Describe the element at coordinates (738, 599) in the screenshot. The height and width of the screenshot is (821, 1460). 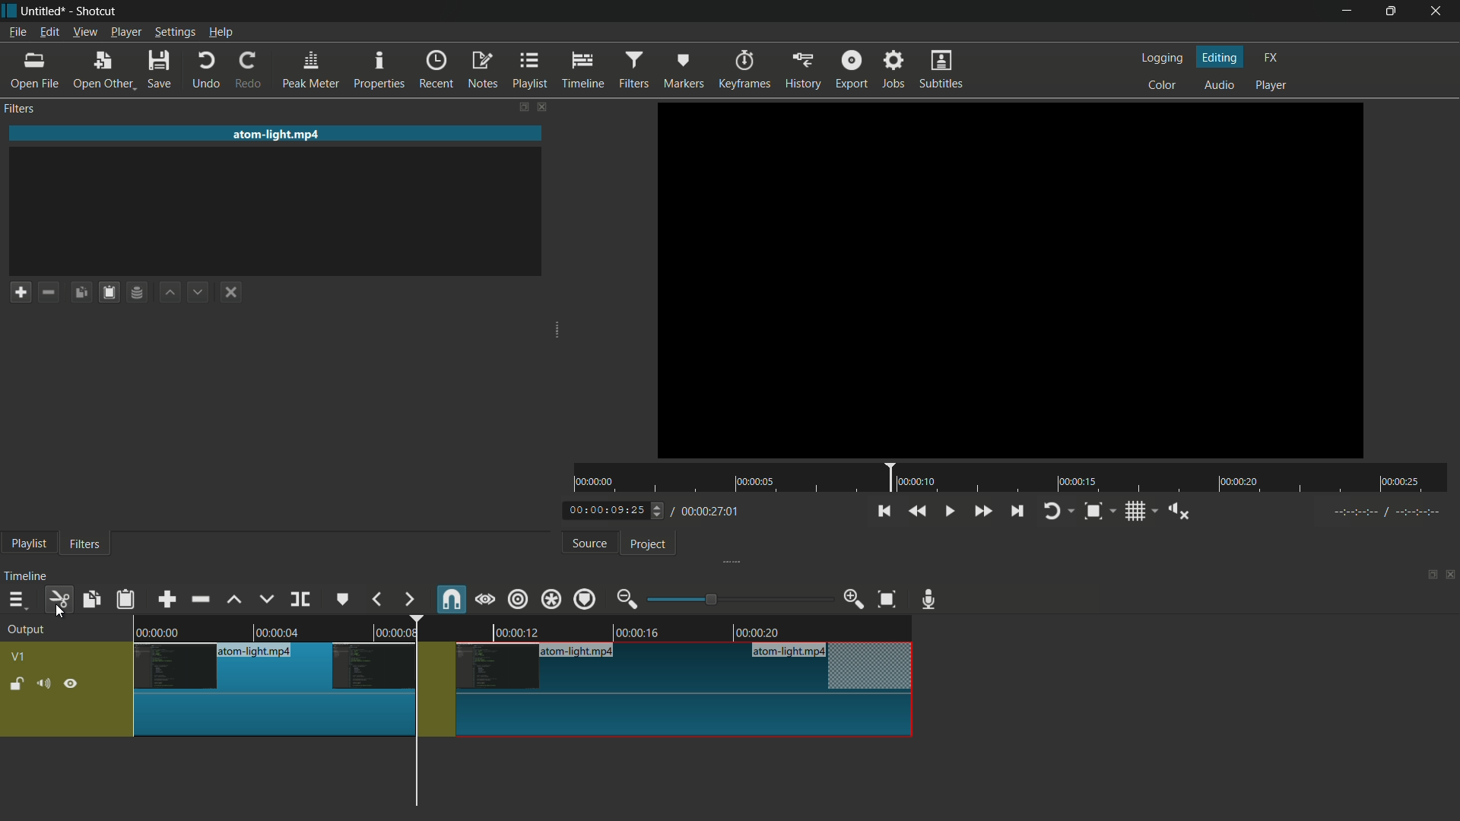
I see `adjustment bar` at that location.